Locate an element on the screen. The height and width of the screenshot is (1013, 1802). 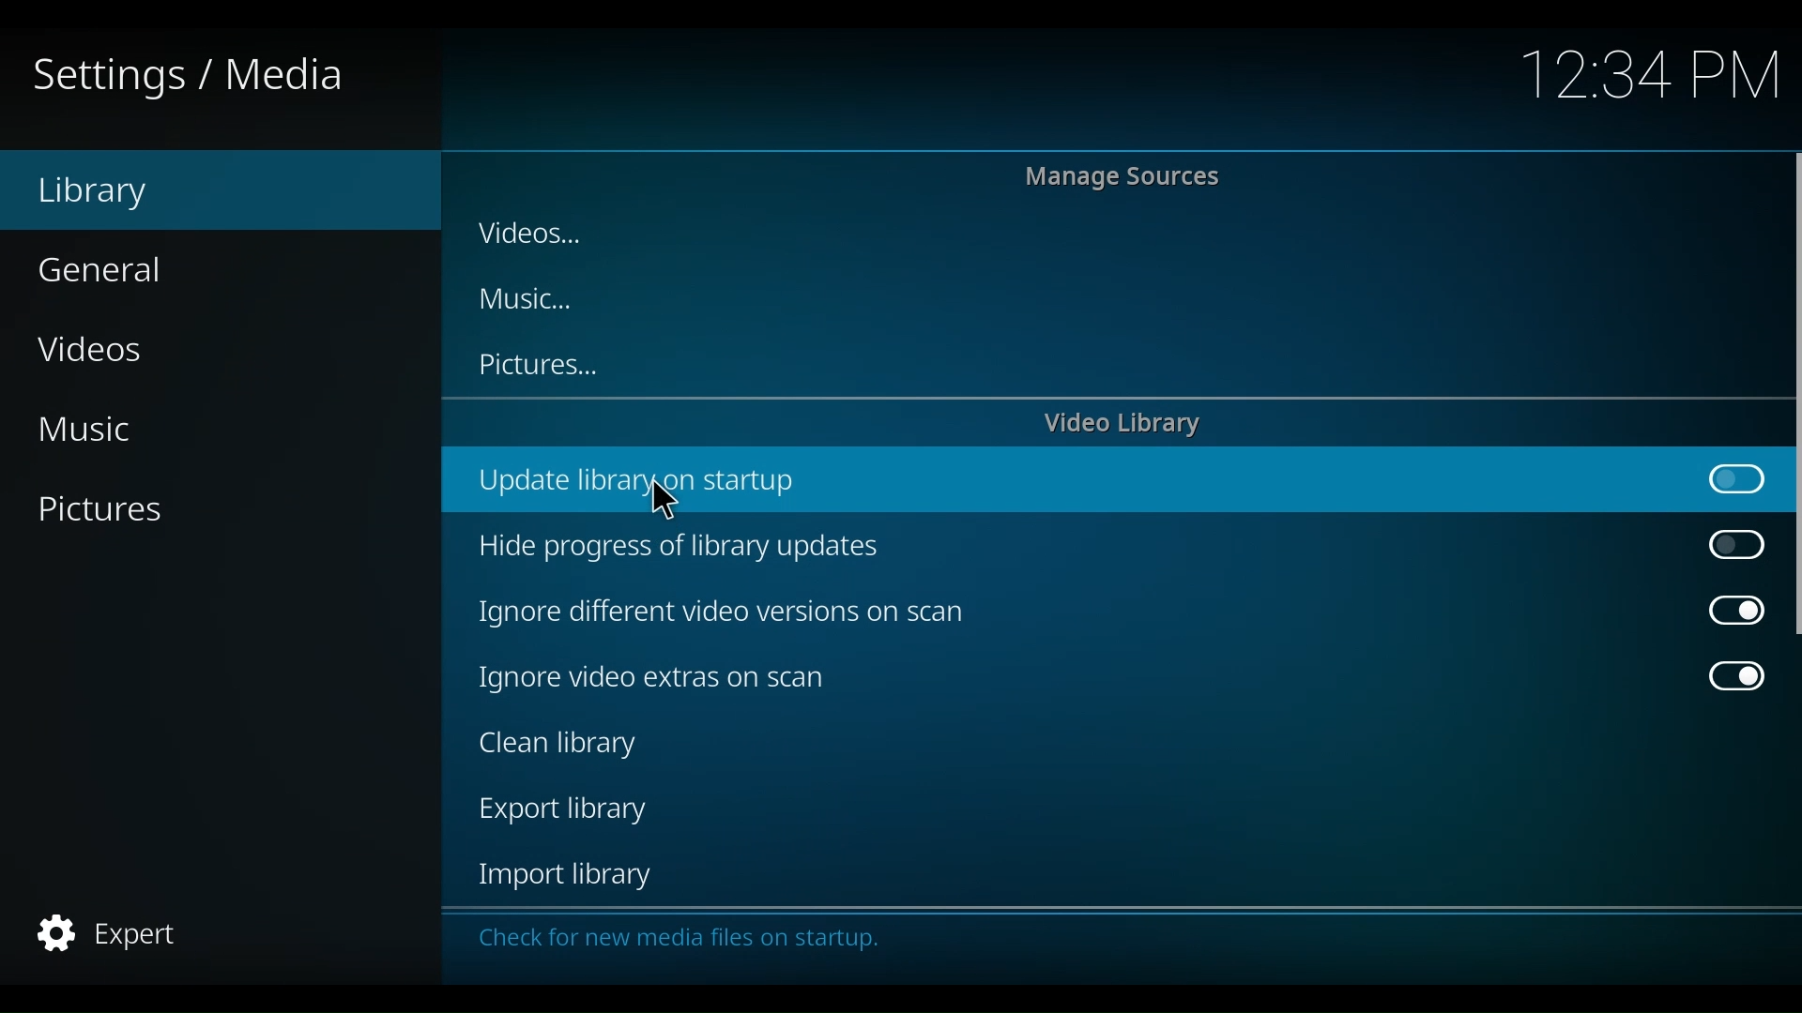
Videos is located at coordinates (95, 351).